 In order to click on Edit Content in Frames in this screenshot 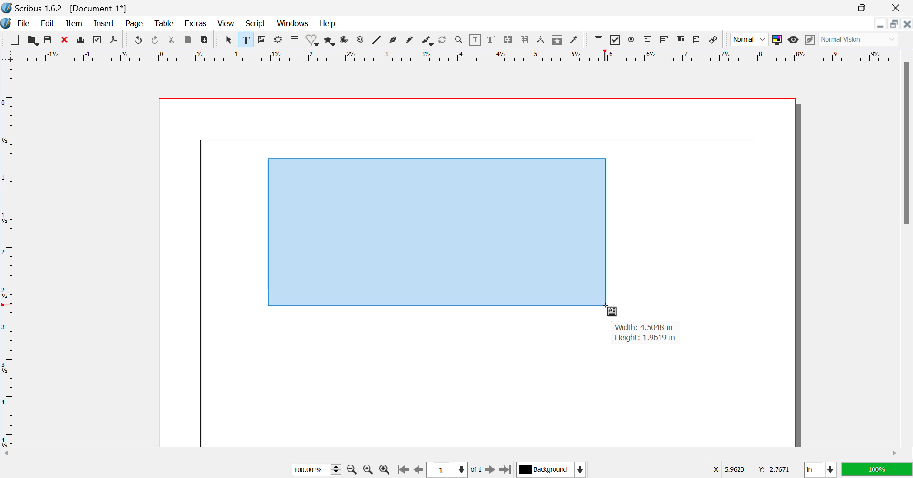, I will do `click(477, 40)`.